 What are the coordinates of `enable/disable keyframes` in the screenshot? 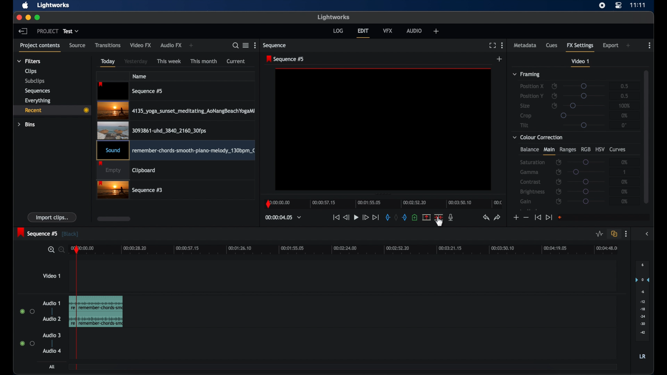 It's located at (559, 162).